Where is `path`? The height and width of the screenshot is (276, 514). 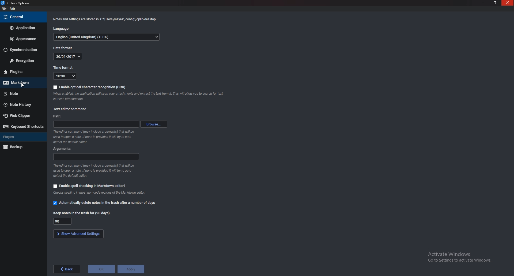
path is located at coordinates (97, 124).